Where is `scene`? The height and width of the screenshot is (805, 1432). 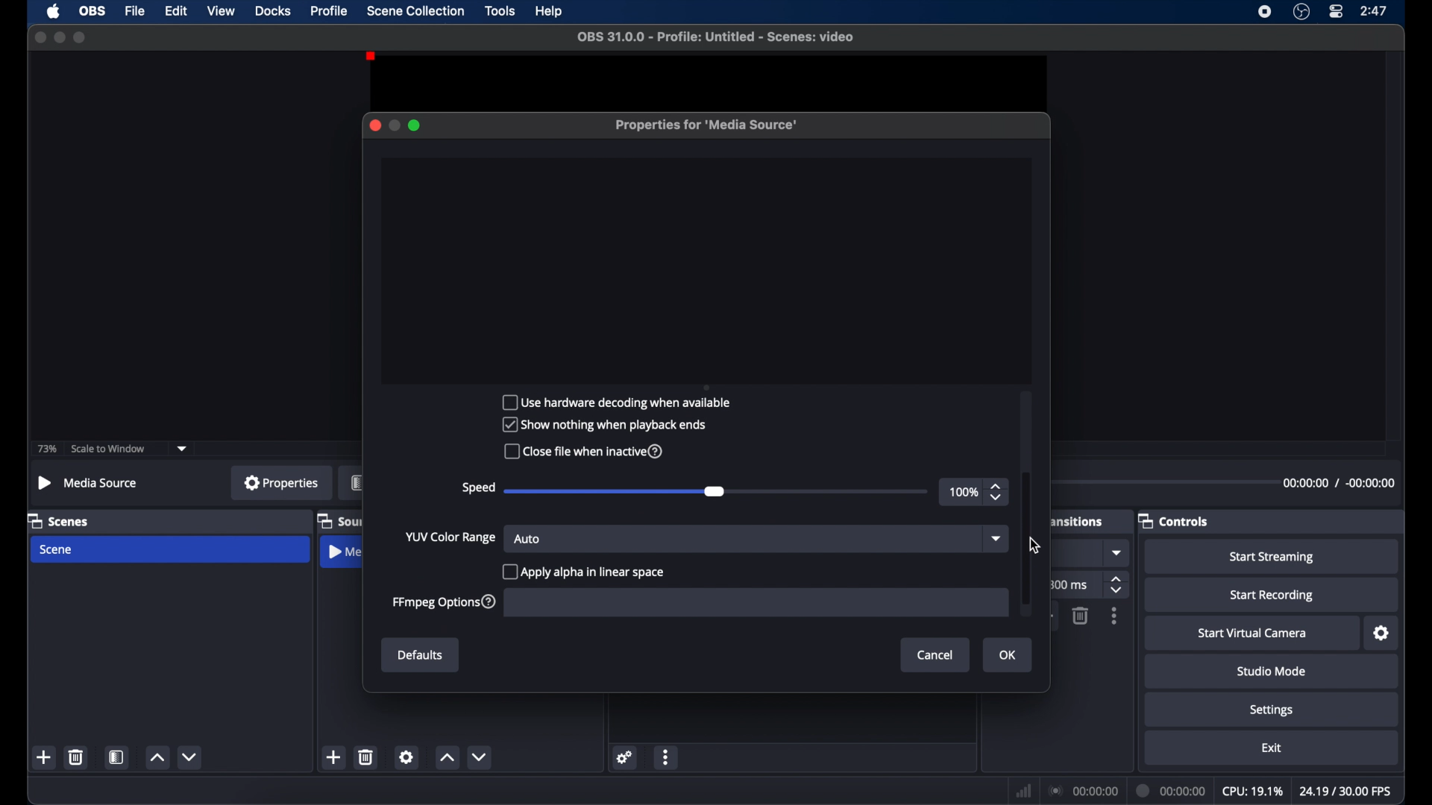
scene is located at coordinates (57, 549).